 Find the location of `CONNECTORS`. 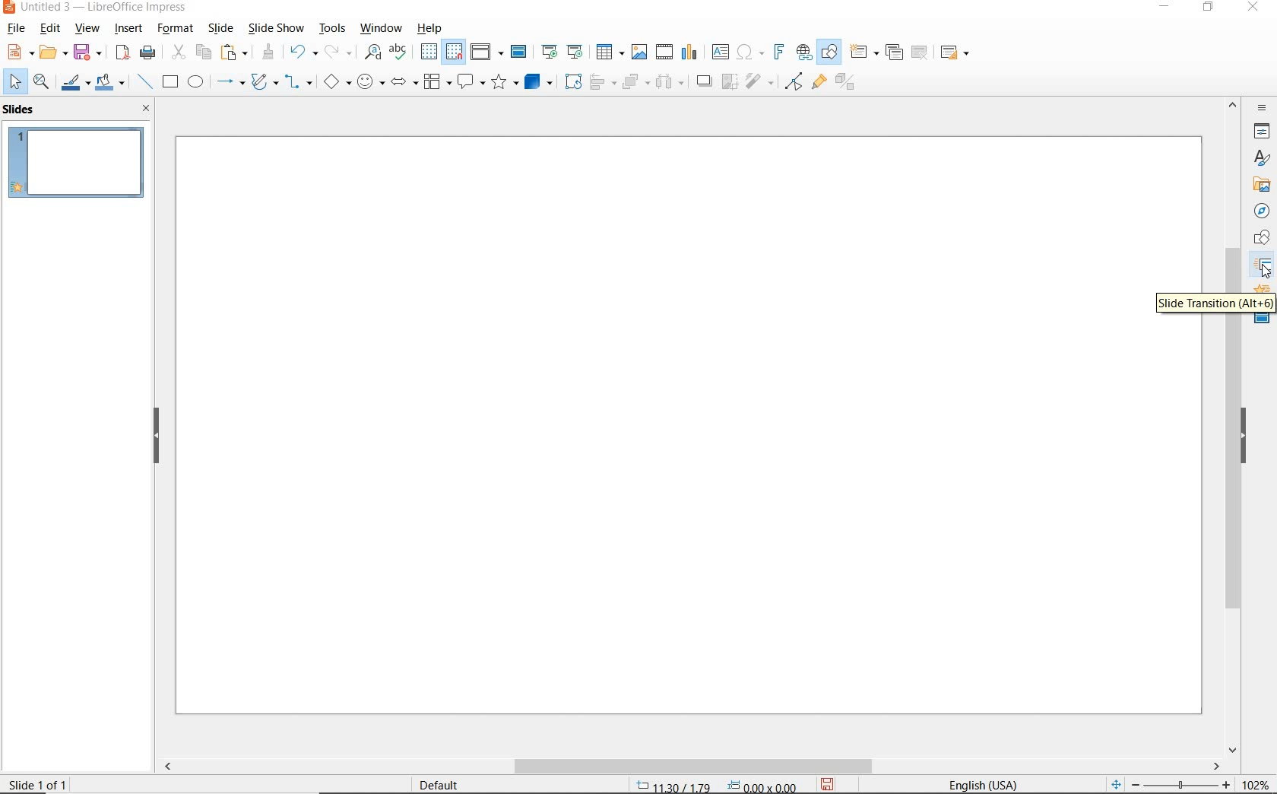

CONNECTORS is located at coordinates (298, 83).